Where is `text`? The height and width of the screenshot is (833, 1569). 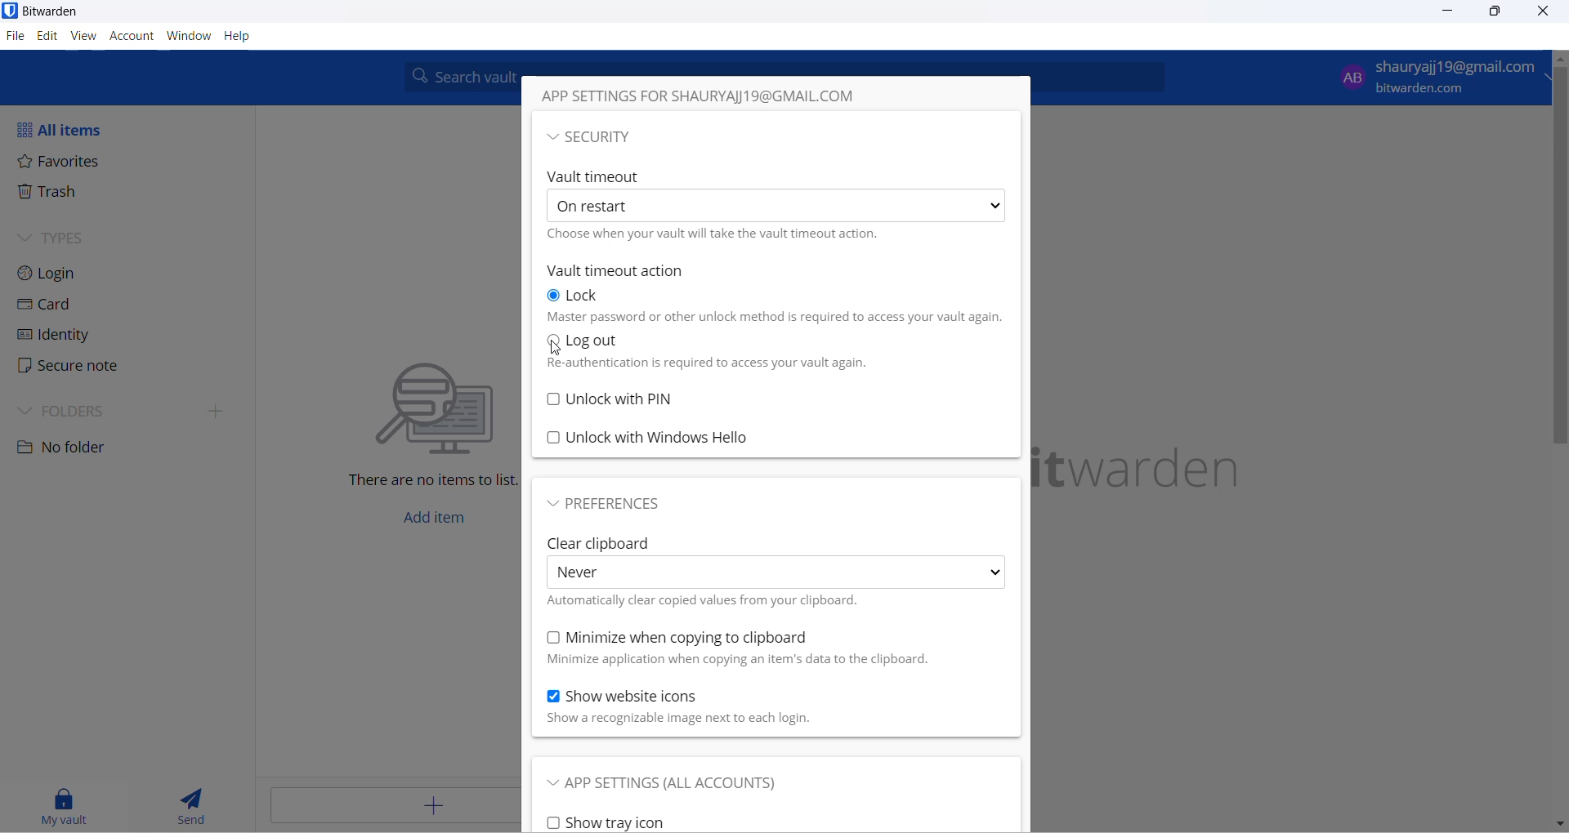
text is located at coordinates (703, 364).